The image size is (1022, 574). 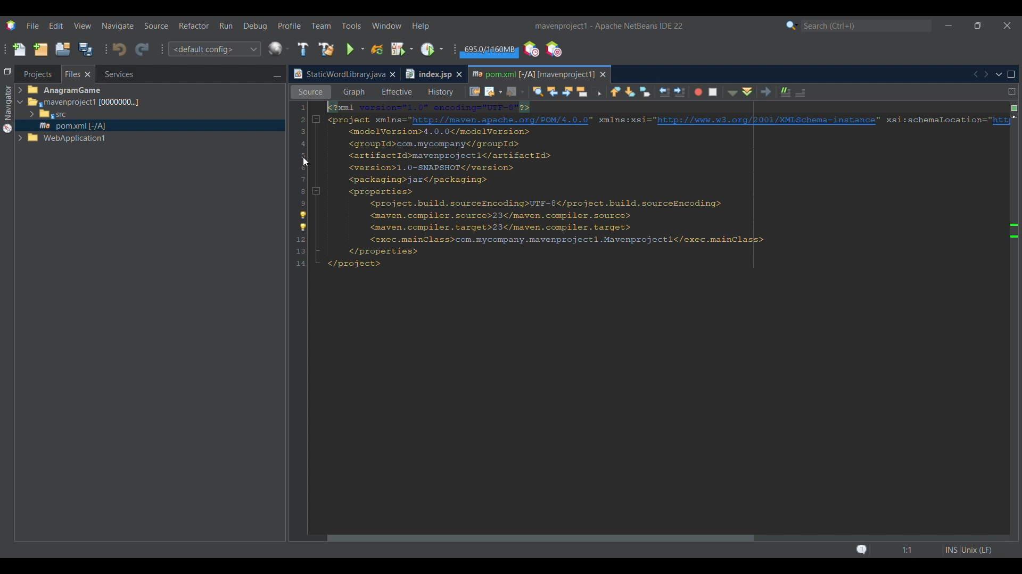 I want to click on Navigate menu, so click(x=118, y=26).